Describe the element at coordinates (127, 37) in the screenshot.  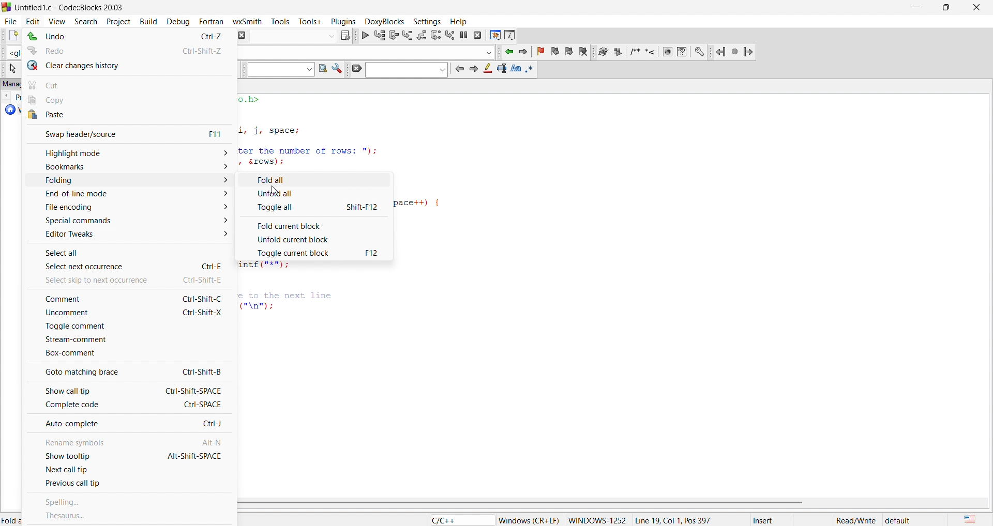
I see `undo` at that location.